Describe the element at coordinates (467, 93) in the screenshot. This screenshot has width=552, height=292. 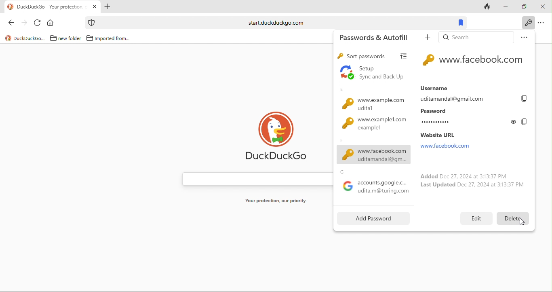
I see `username` at that location.